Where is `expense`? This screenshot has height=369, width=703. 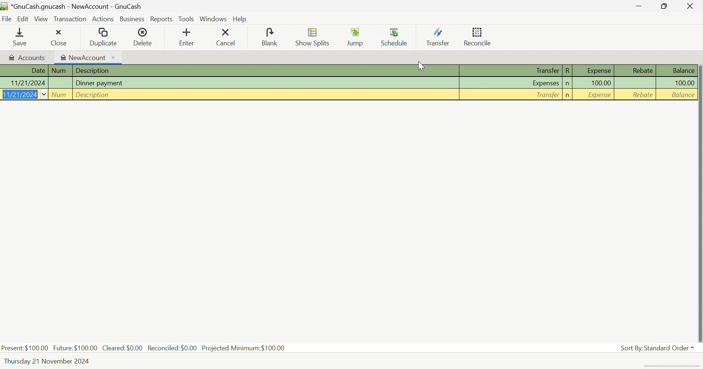 expense is located at coordinates (600, 97).